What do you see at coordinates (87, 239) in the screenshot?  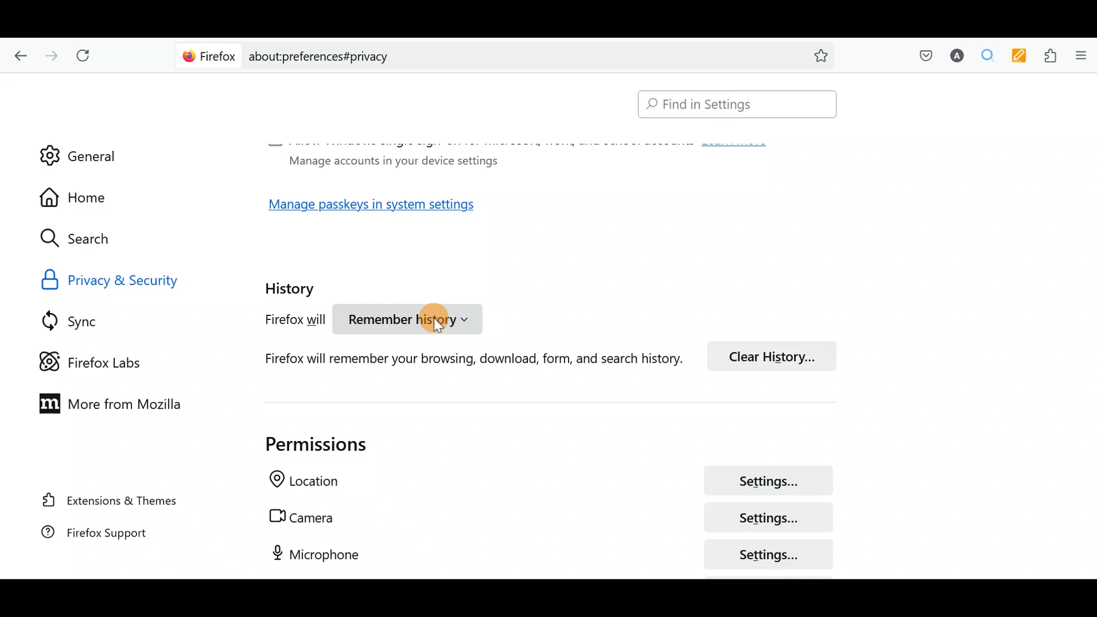 I see `Search icon` at bounding box center [87, 239].